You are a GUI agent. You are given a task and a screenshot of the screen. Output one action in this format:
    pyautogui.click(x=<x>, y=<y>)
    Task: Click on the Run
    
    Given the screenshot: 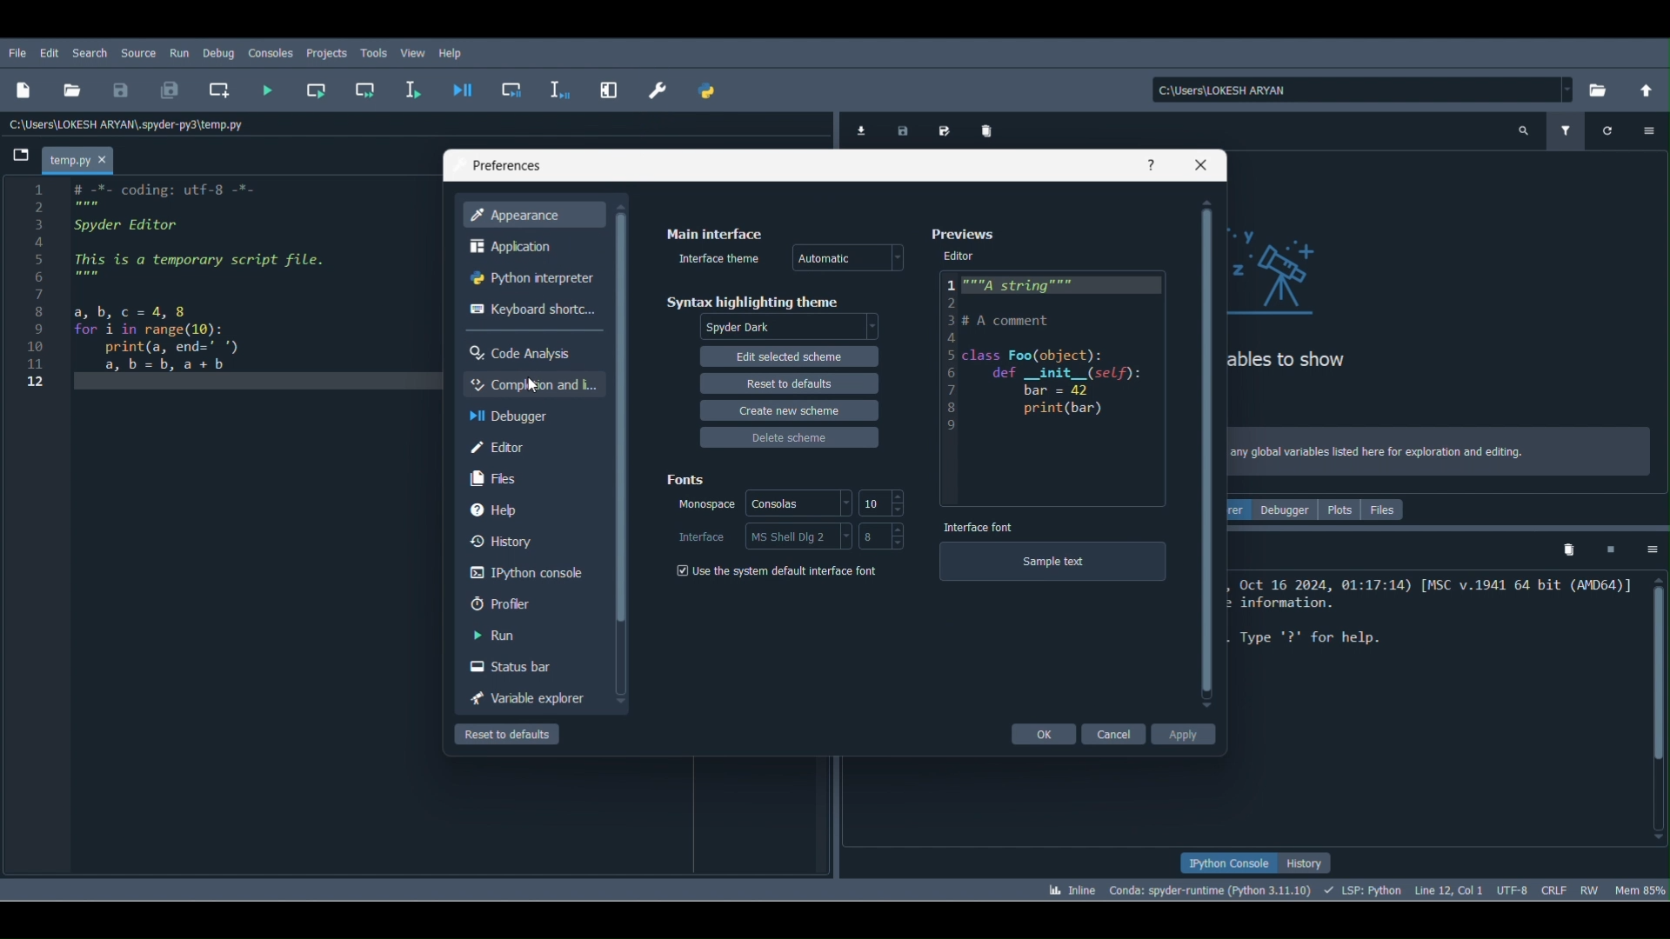 What is the action you would take?
    pyautogui.click(x=182, y=57)
    